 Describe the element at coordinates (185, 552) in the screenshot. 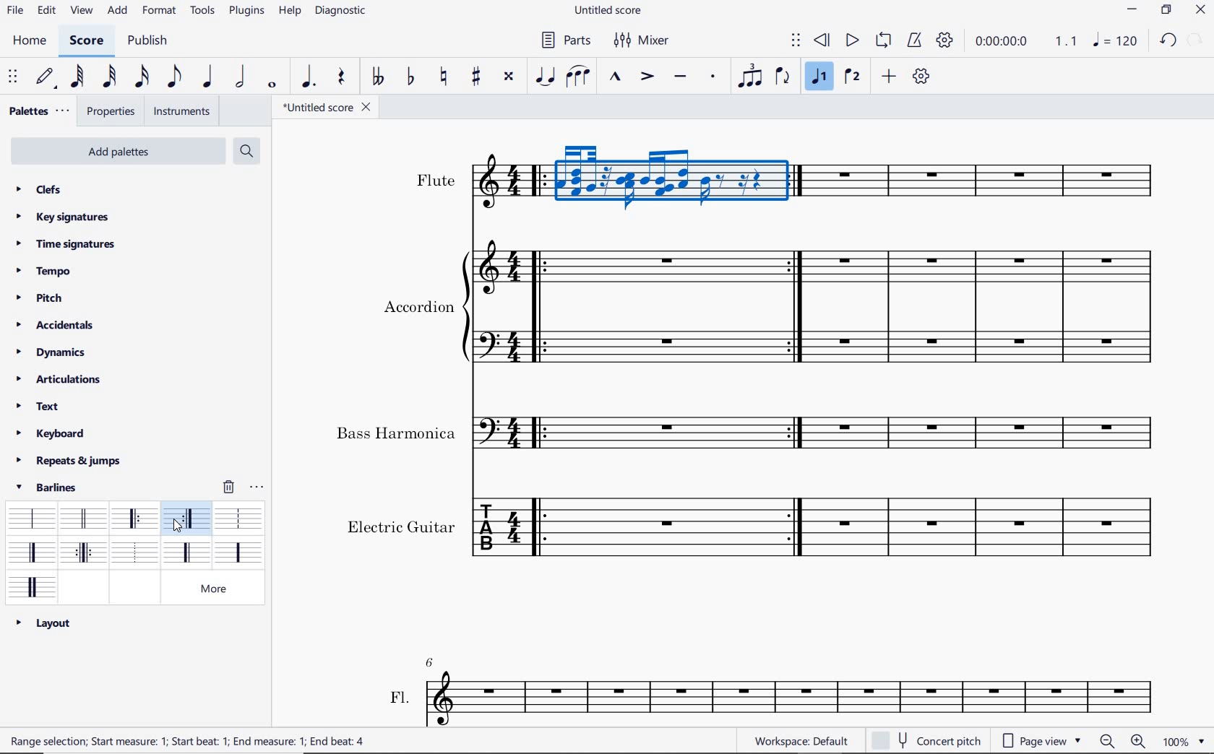

I see `dashed barline` at that location.